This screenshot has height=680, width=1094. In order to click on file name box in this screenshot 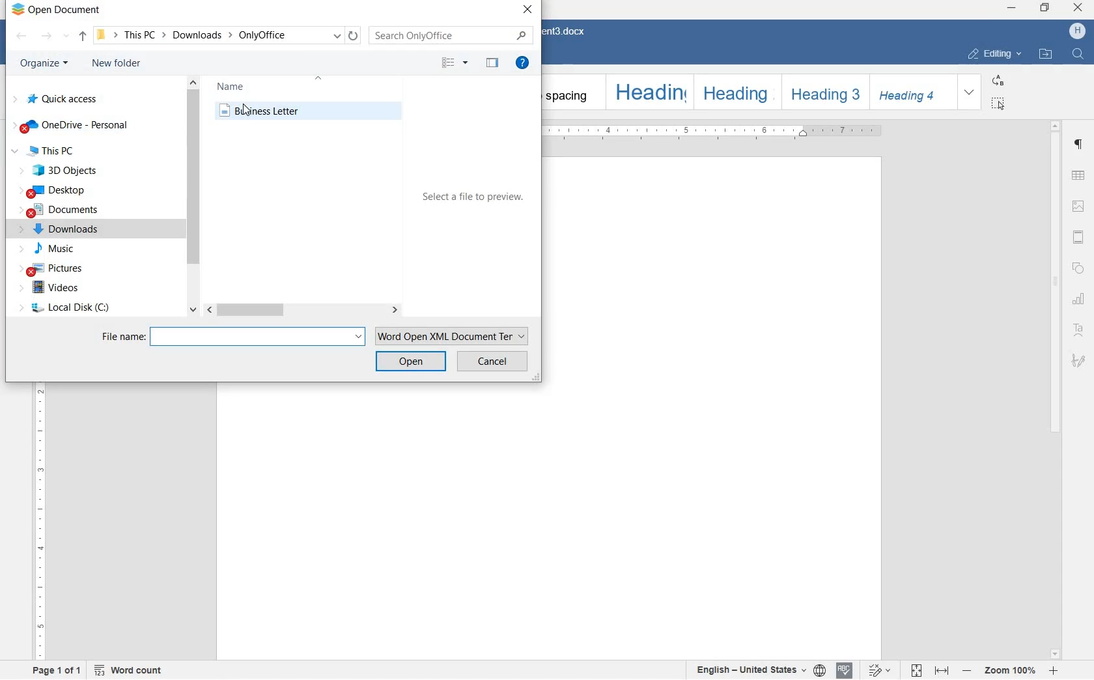, I will do `click(258, 337)`.